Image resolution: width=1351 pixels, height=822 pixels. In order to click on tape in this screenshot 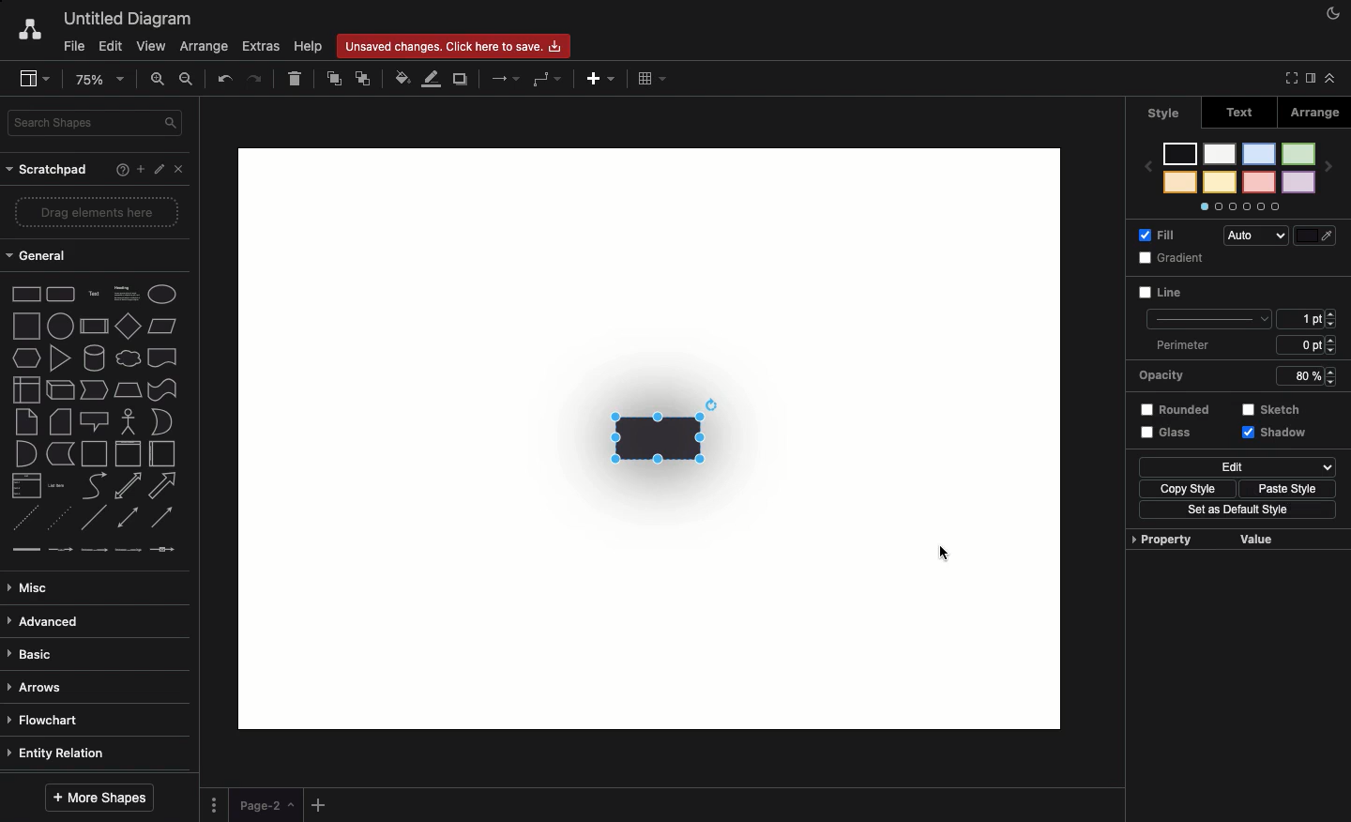, I will do `click(163, 388)`.